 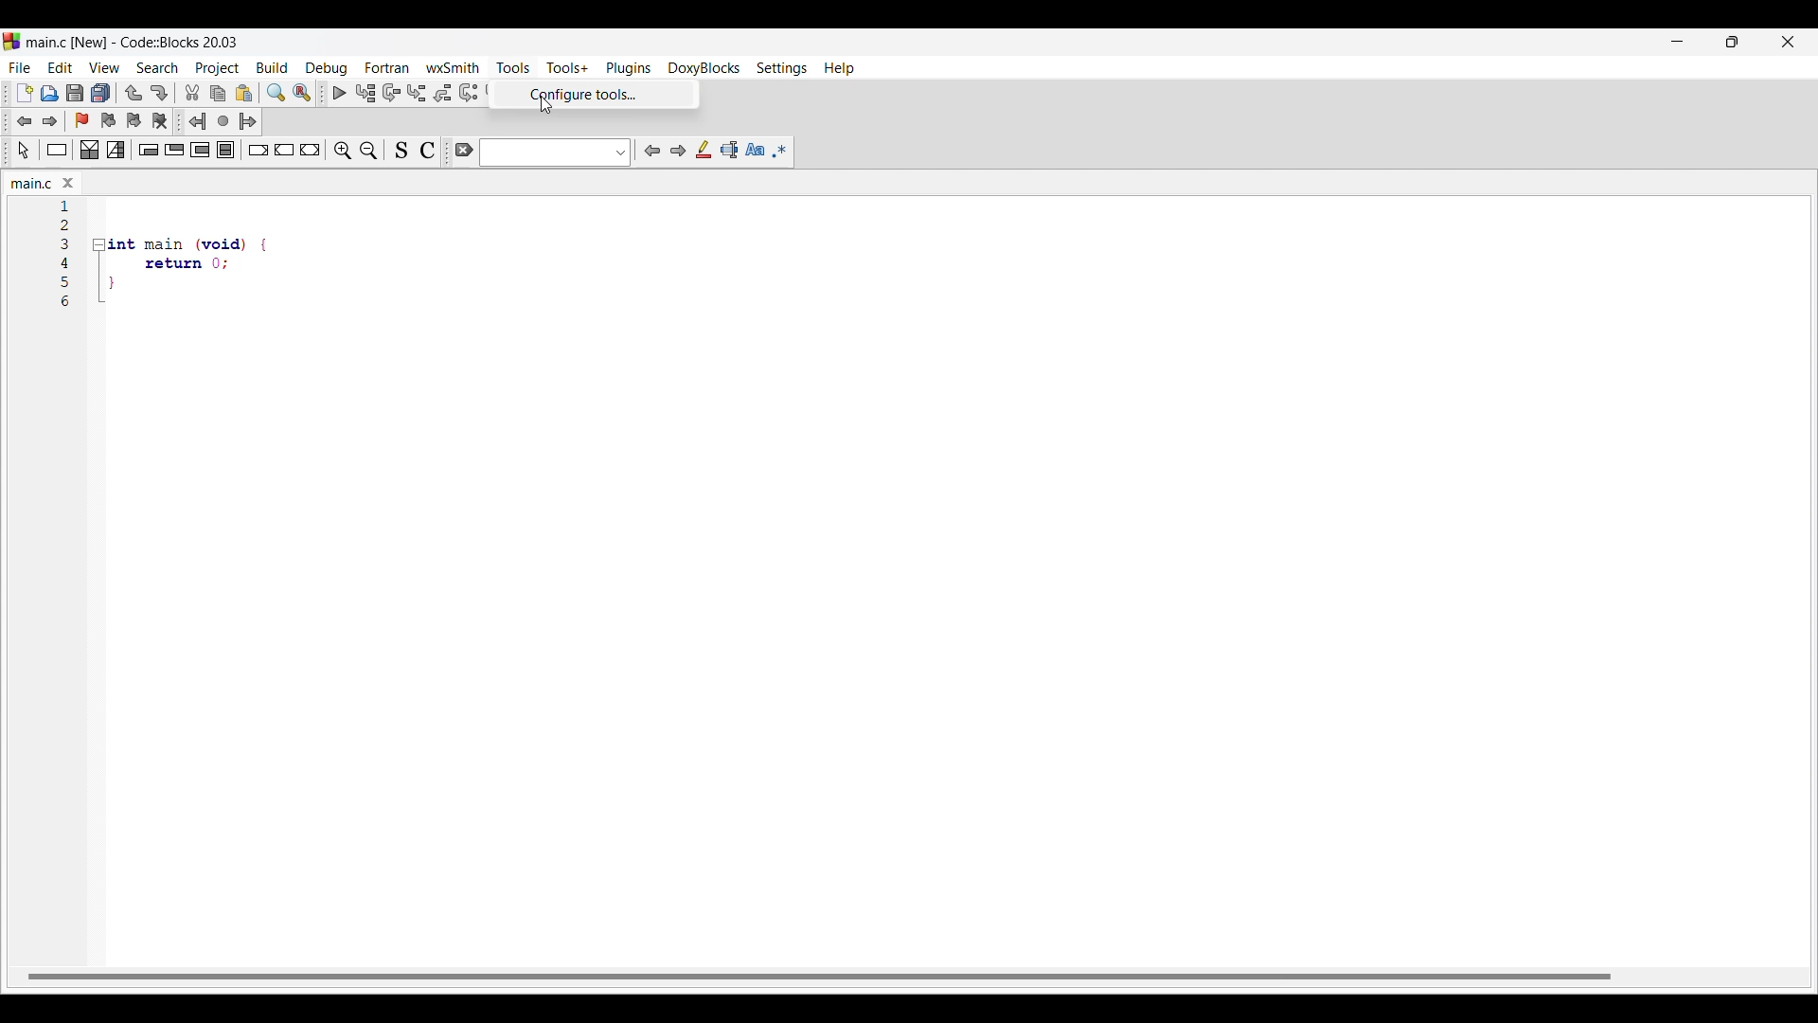 What do you see at coordinates (469, 93) in the screenshot?
I see `Next instruction` at bounding box center [469, 93].